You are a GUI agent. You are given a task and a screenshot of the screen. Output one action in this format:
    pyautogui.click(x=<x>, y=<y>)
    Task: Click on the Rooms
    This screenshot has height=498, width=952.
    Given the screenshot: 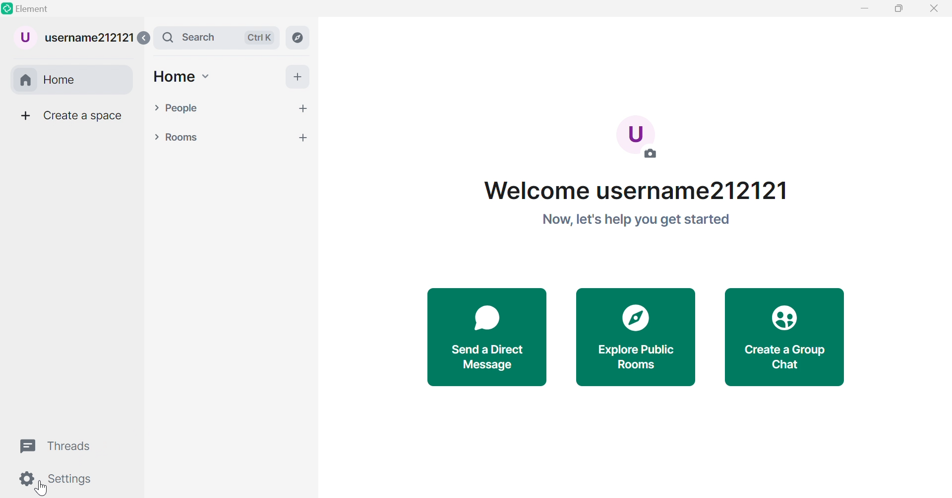 What is the action you would take?
    pyautogui.click(x=176, y=138)
    